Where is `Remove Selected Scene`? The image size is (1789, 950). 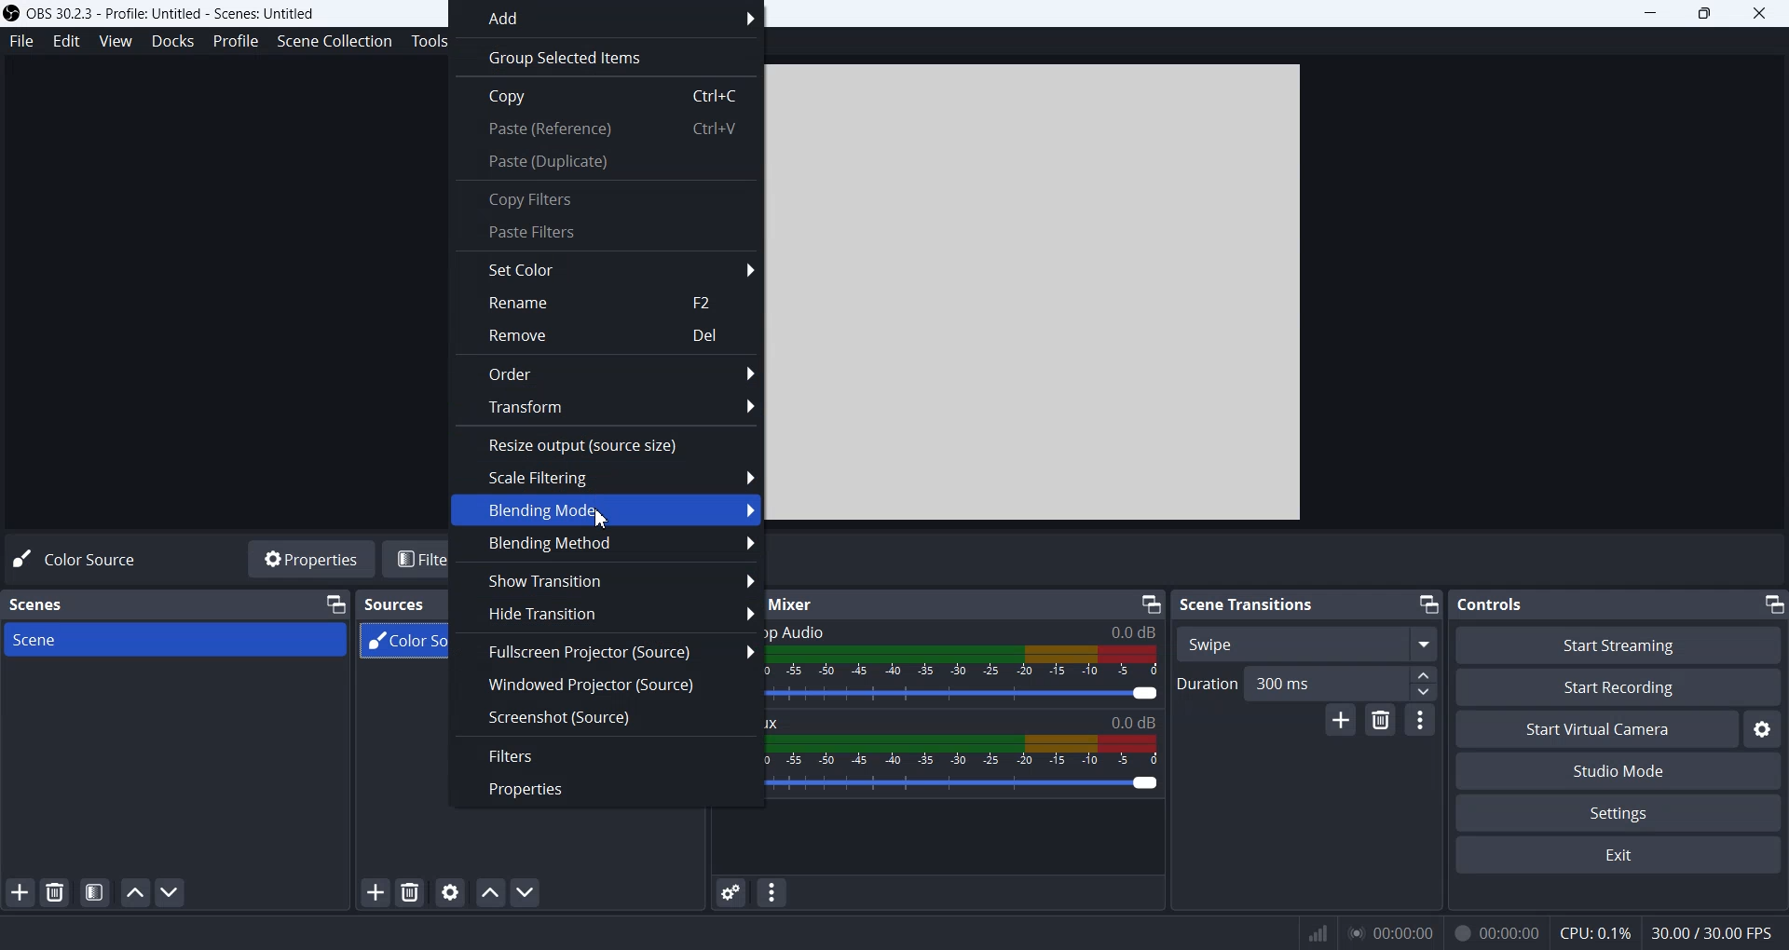 Remove Selected Scene is located at coordinates (57, 892).